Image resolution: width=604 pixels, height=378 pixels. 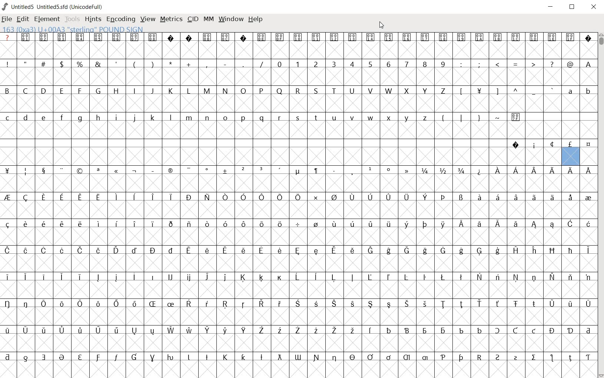 What do you see at coordinates (134, 277) in the screenshot?
I see `Symbol` at bounding box center [134, 277].